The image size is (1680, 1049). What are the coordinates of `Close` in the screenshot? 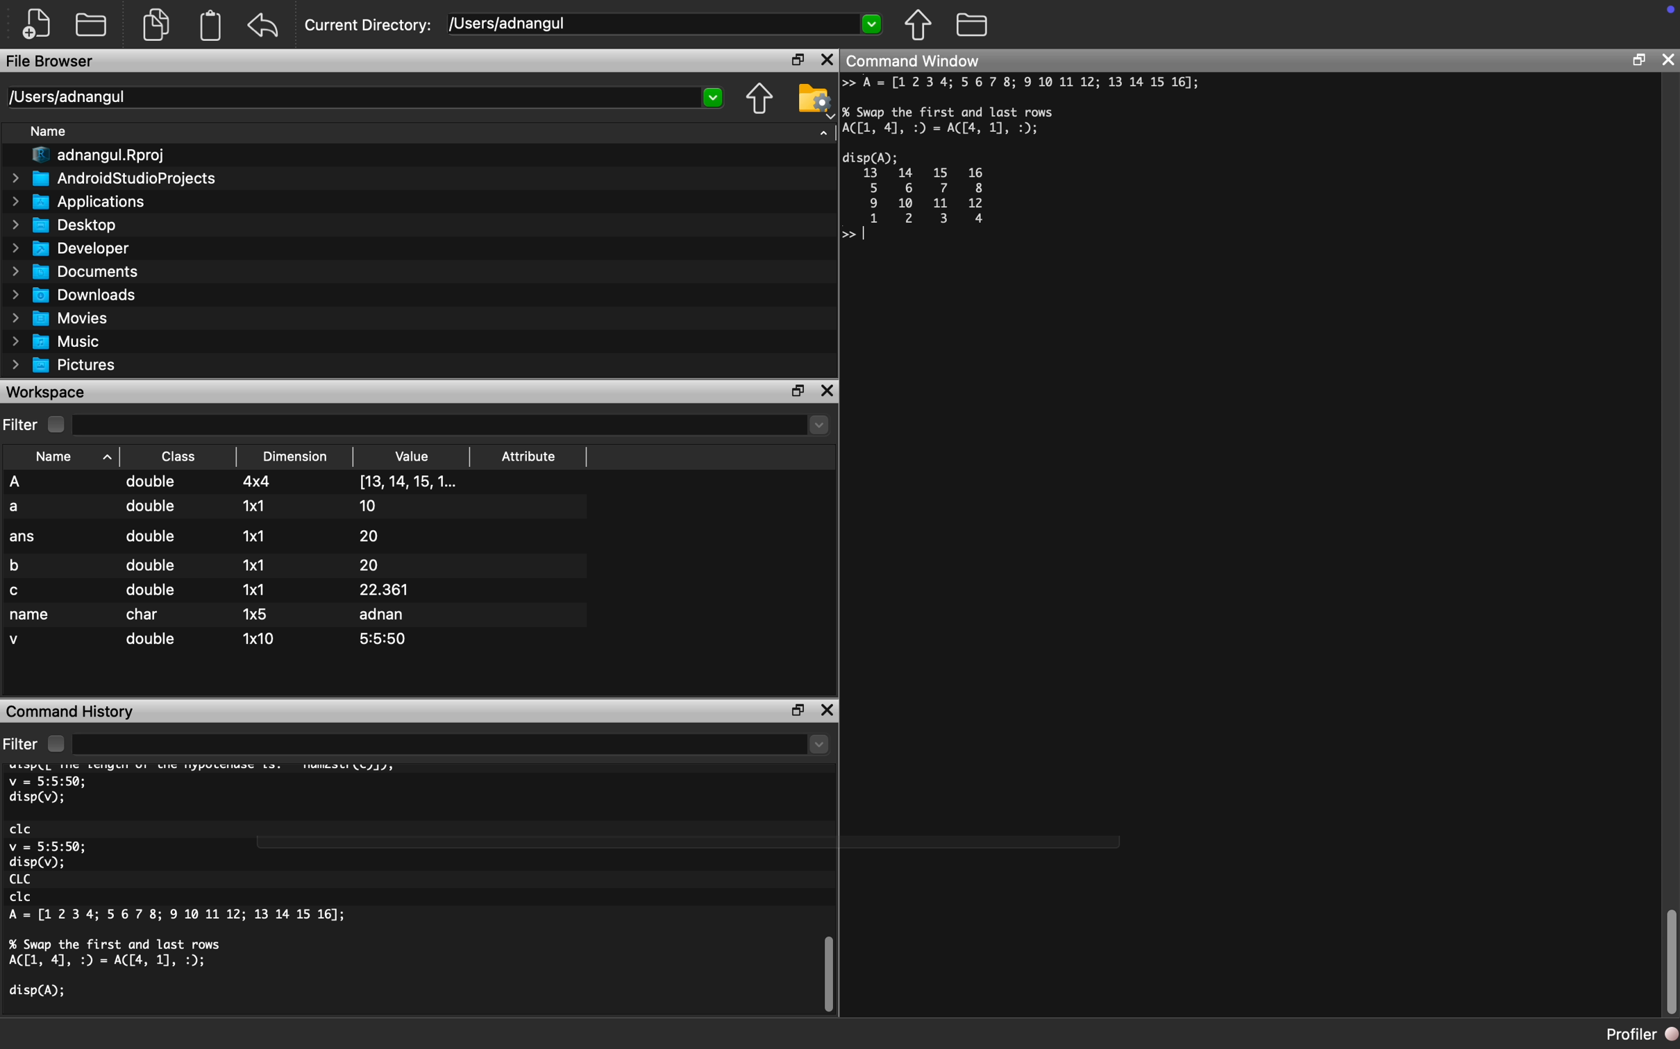 It's located at (828, 60).